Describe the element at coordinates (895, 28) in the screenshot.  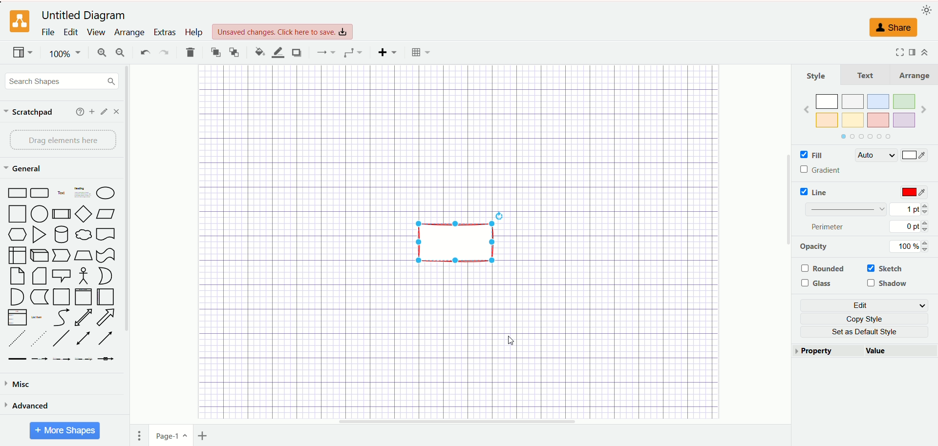
I see `share` at that location.